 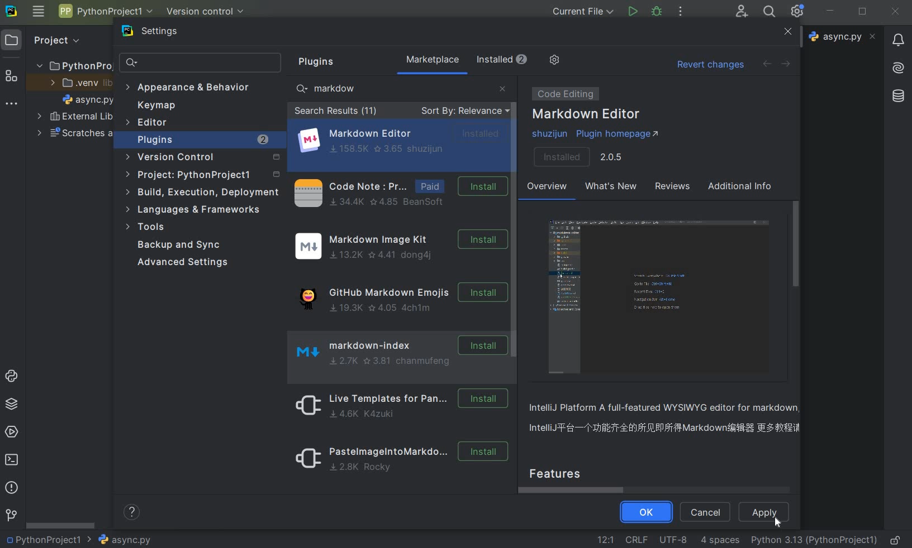 I want to click on markdown editor, so click(x=402, y=140).